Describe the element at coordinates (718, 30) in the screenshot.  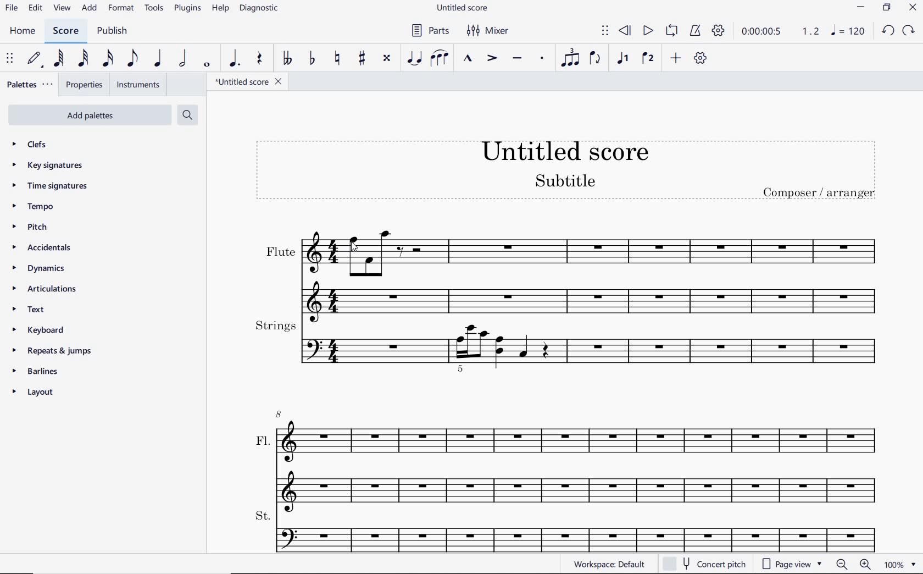
I see `PLAYBACK SETTINGS` at that location.